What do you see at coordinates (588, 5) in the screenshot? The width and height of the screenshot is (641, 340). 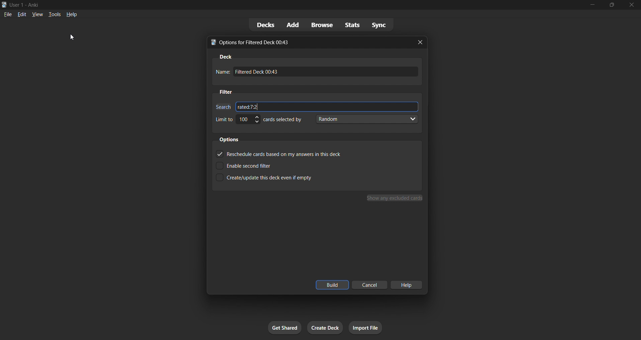 I see `minimize` at bounding box center [588, 5].